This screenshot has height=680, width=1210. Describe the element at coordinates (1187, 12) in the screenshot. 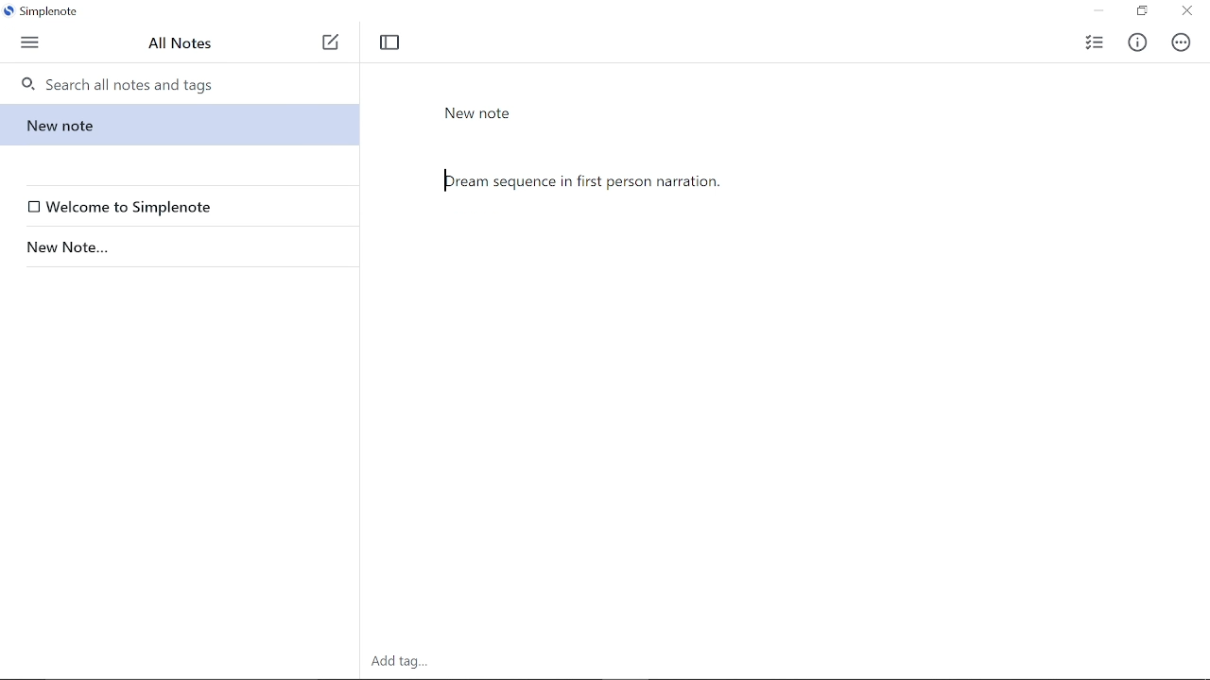

I see `Close` at that location.